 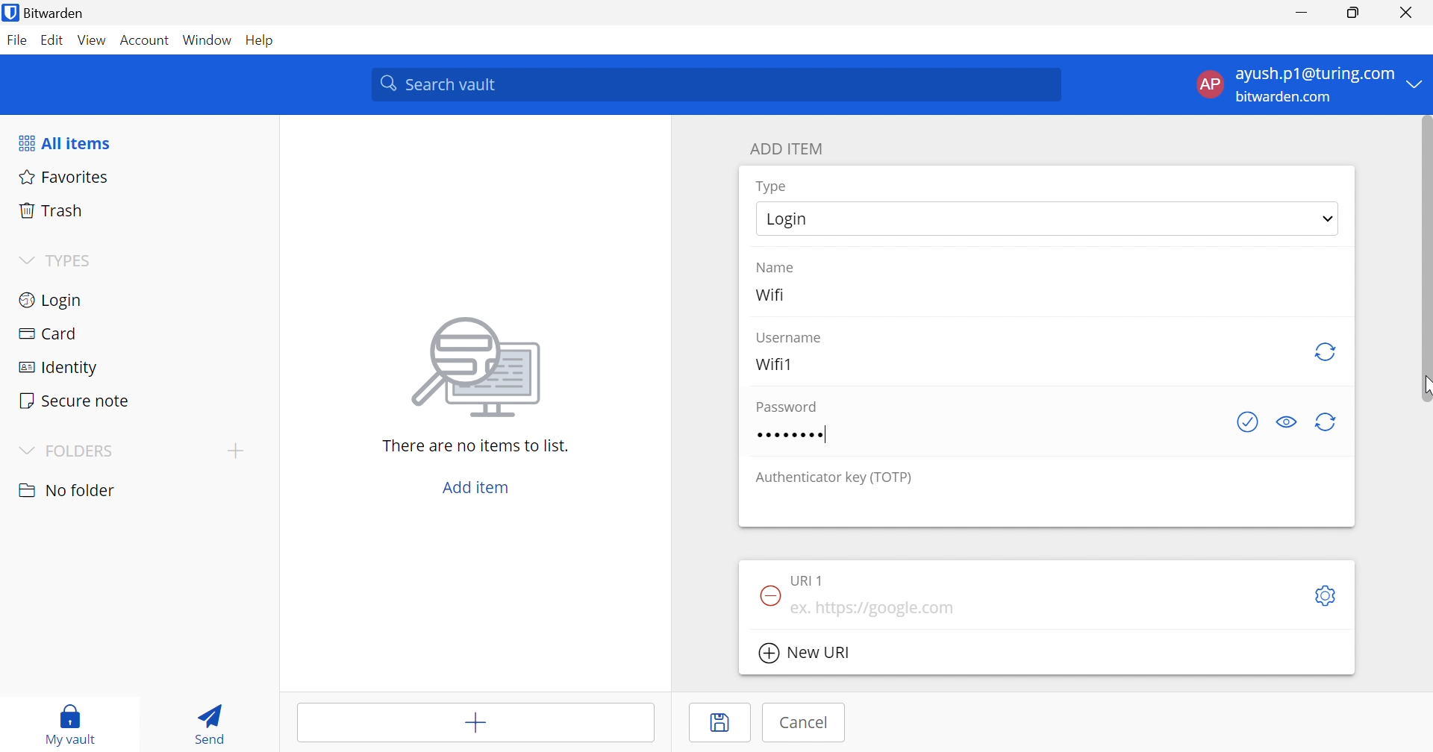 What do you see at coordinates (61, 175) in the screenshot?
I see `Favorites` at bounding box center [61, 175].